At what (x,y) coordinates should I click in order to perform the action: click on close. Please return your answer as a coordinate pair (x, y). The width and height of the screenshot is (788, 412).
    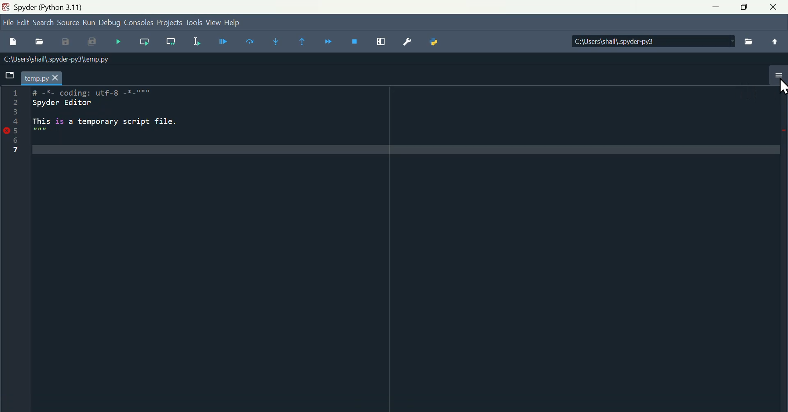
    Looking at the image, I should click on (773, 9).